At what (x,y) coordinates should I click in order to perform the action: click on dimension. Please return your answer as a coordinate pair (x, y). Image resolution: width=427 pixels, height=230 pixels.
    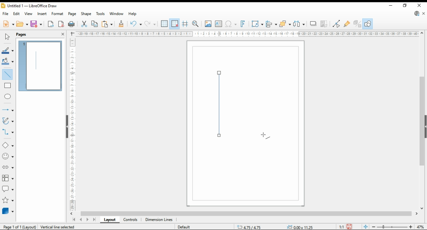
    Looking at the image, I should click on (159, 220).